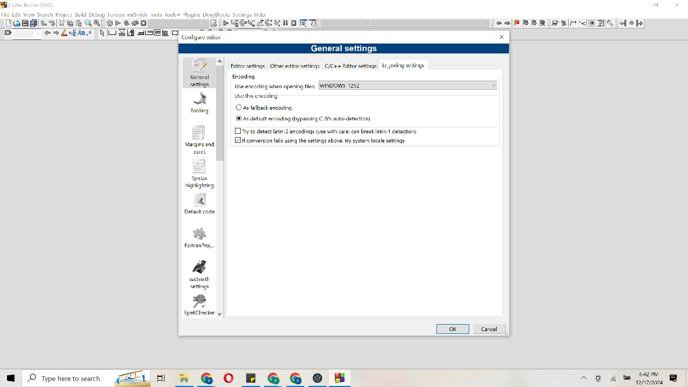 The height and width of the screenshot is (387, 688). Describe the element at coordinates (10, 377) in the screenshot. I see `Windows` at that location.